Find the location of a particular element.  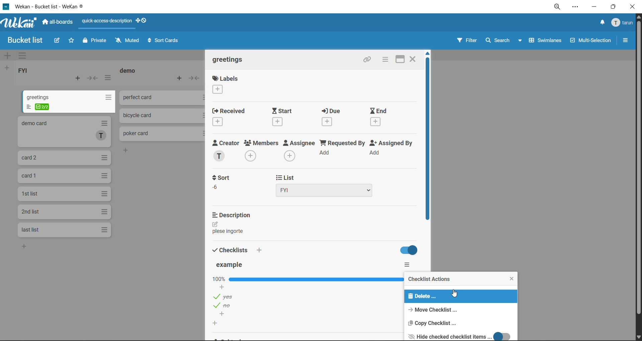

hide checklist options is located at coordinates (410, 251).